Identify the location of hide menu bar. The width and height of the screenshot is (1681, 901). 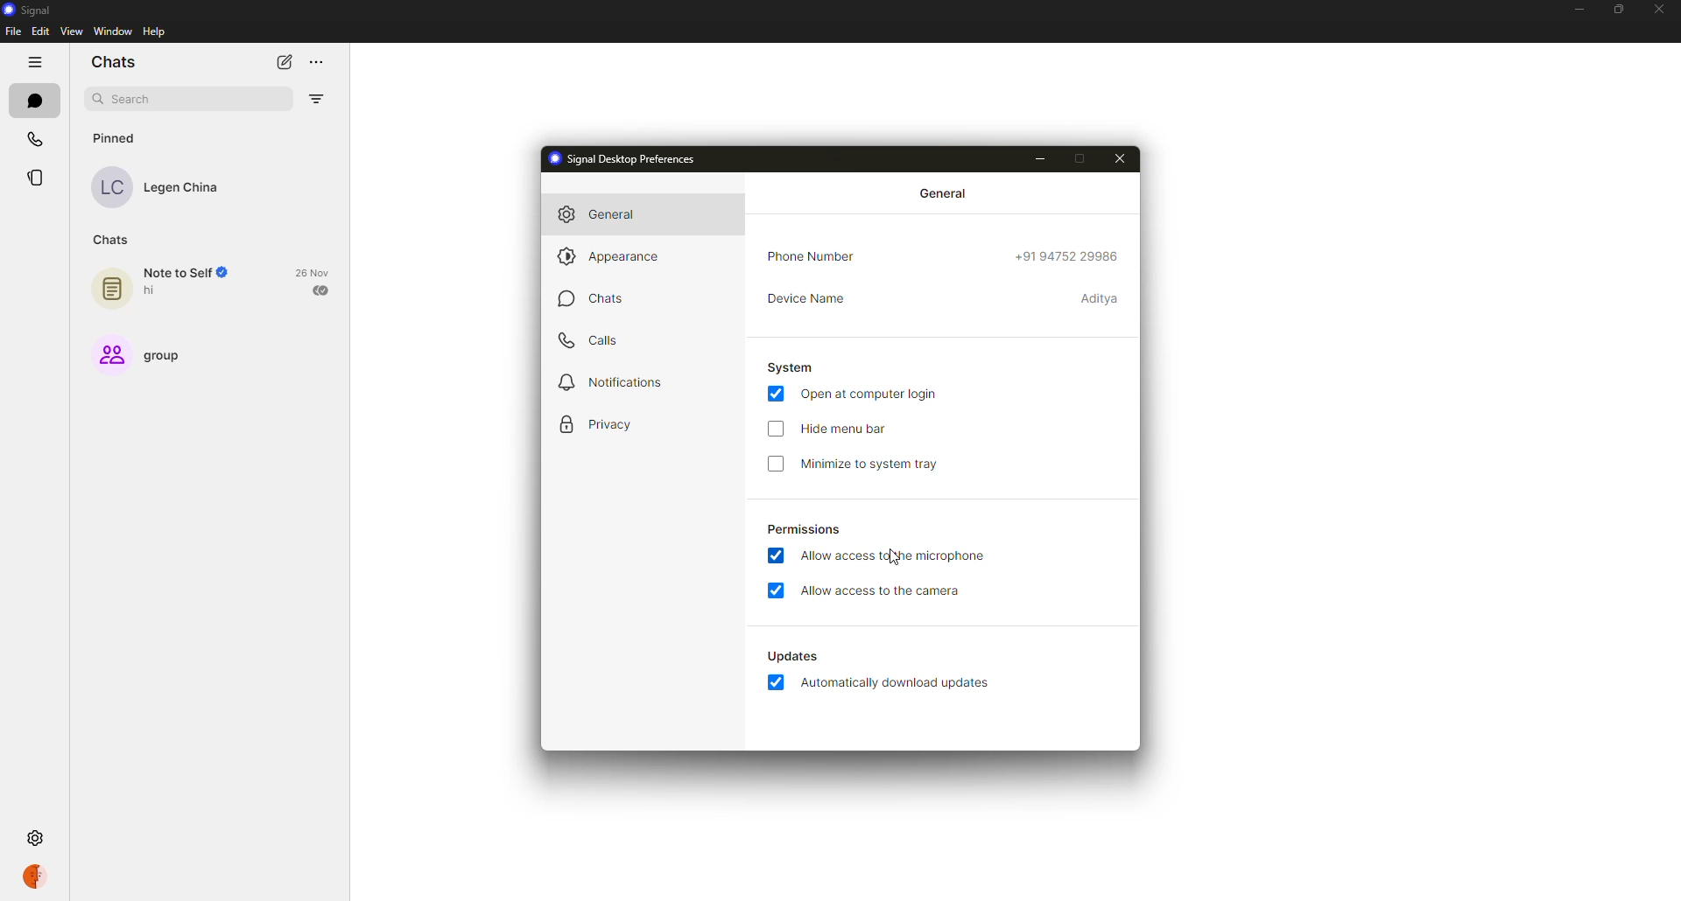
(846, 430).